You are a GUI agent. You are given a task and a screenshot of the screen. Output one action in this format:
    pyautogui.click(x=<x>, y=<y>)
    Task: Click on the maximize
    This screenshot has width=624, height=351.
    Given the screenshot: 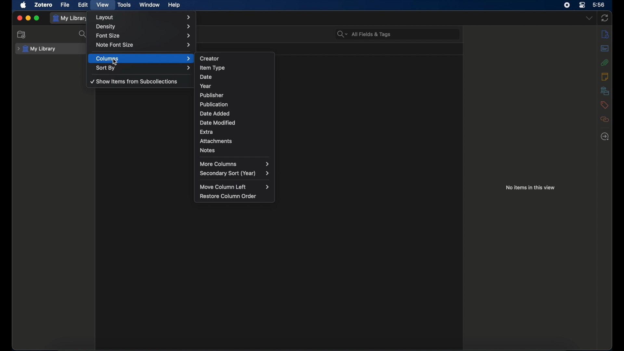 What is the action you would take?
    pyautogui.click(x=37, y=18)
    